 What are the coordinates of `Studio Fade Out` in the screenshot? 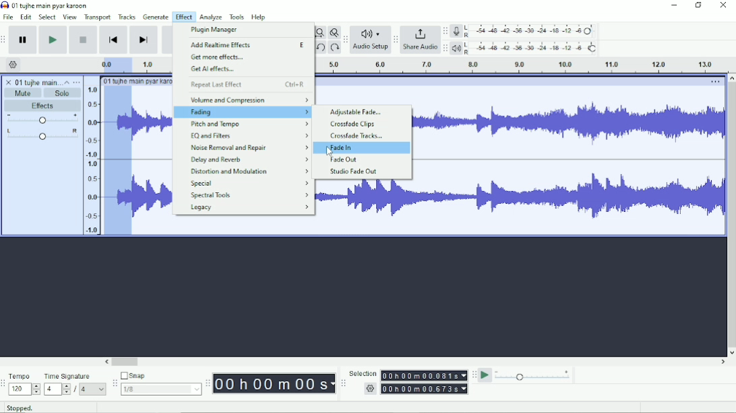 It's located at (354, 172).